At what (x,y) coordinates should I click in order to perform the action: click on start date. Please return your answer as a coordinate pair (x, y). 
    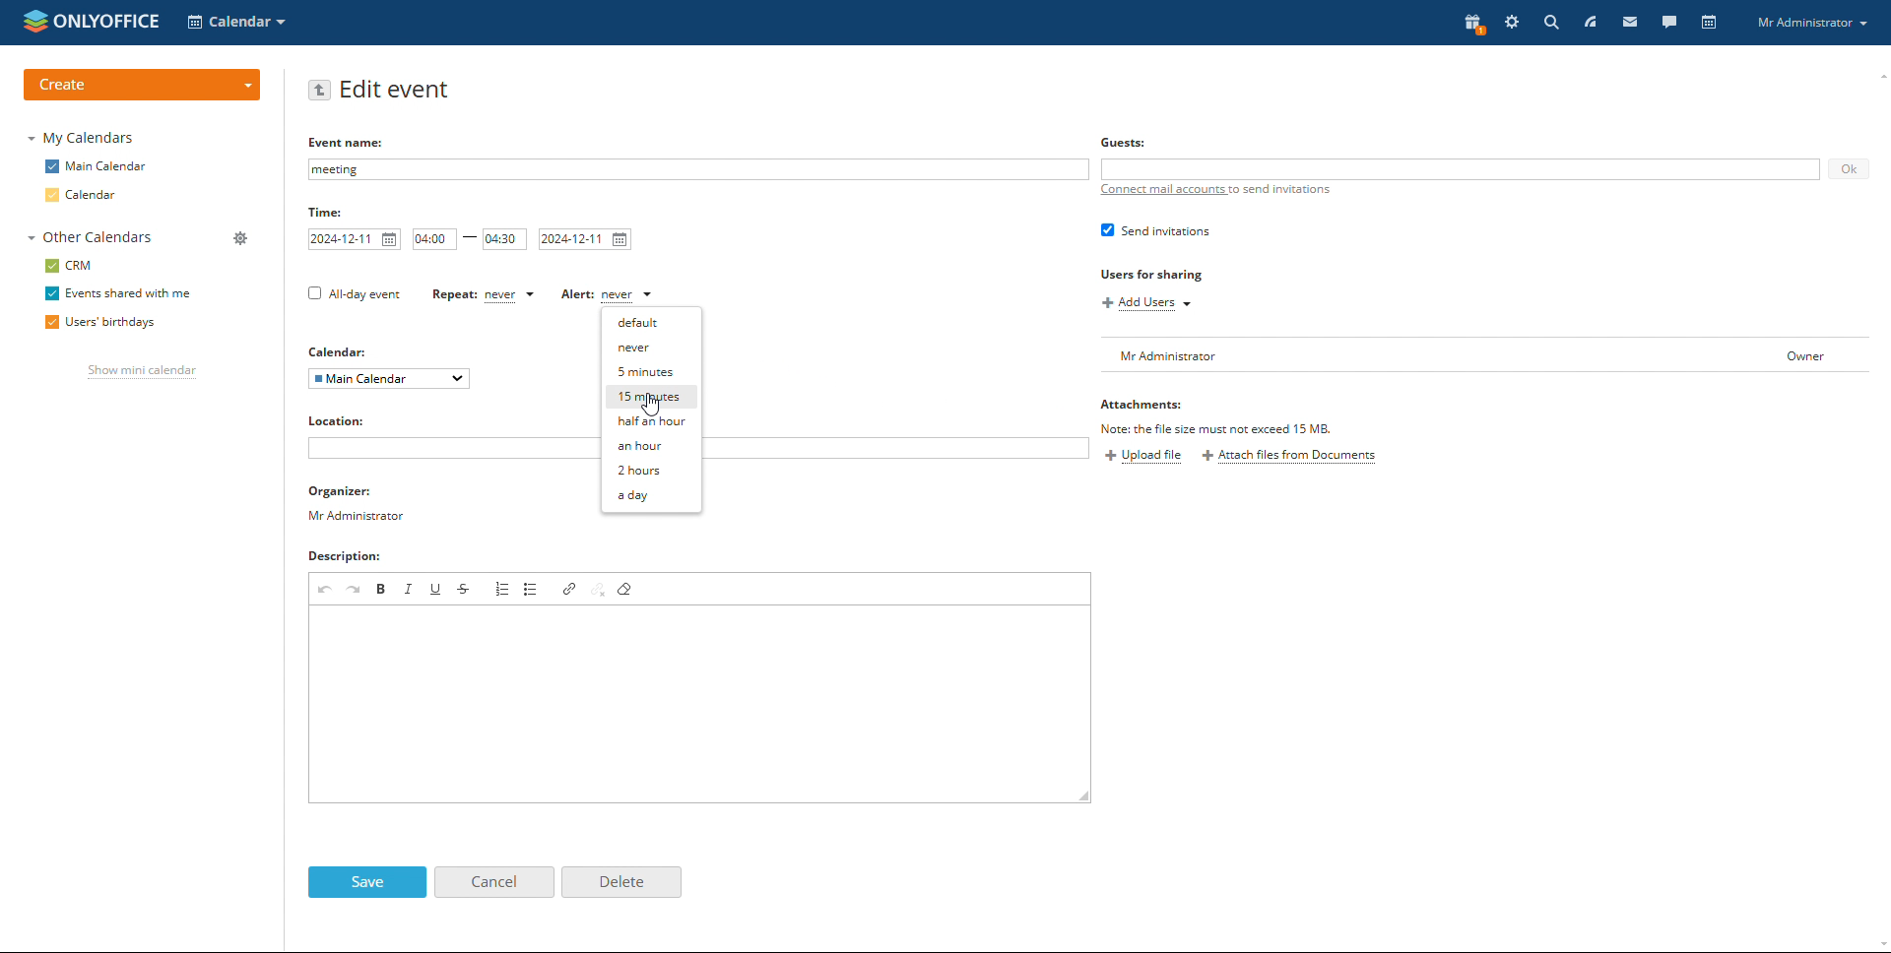
    Looking at the image, I should click on (354, 239).